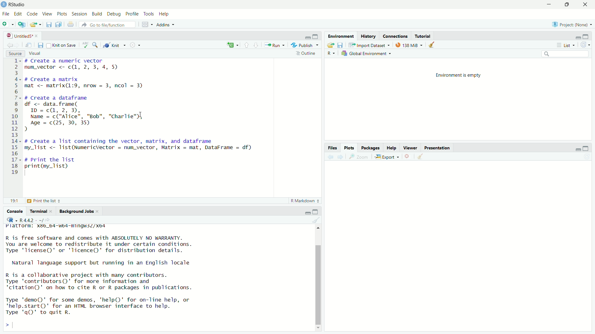  What do you see at coordinates (460, 74) in the screenshot?
I see `Environment is empty` at bounding box center [460, 74].